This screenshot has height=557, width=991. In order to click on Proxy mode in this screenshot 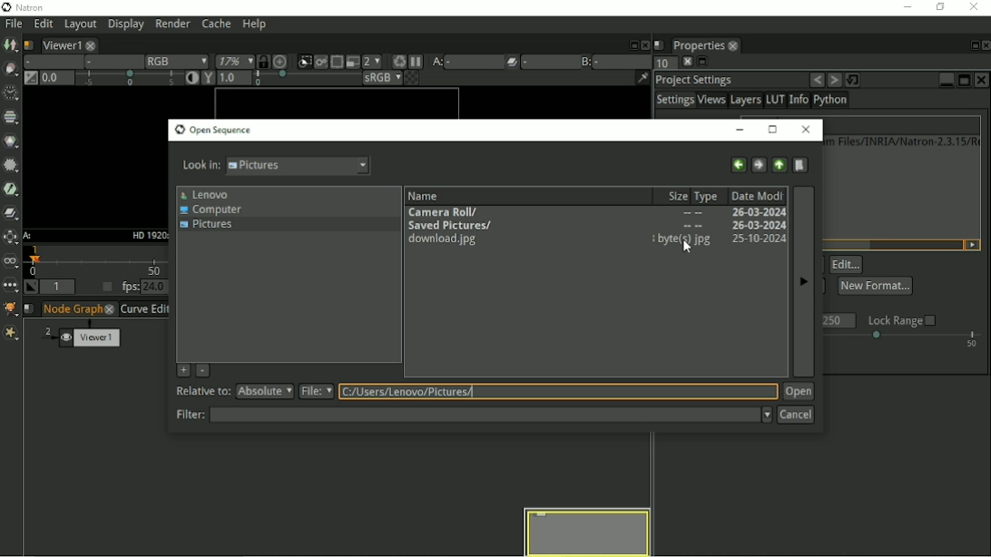, I will do `click(351, 61)`.